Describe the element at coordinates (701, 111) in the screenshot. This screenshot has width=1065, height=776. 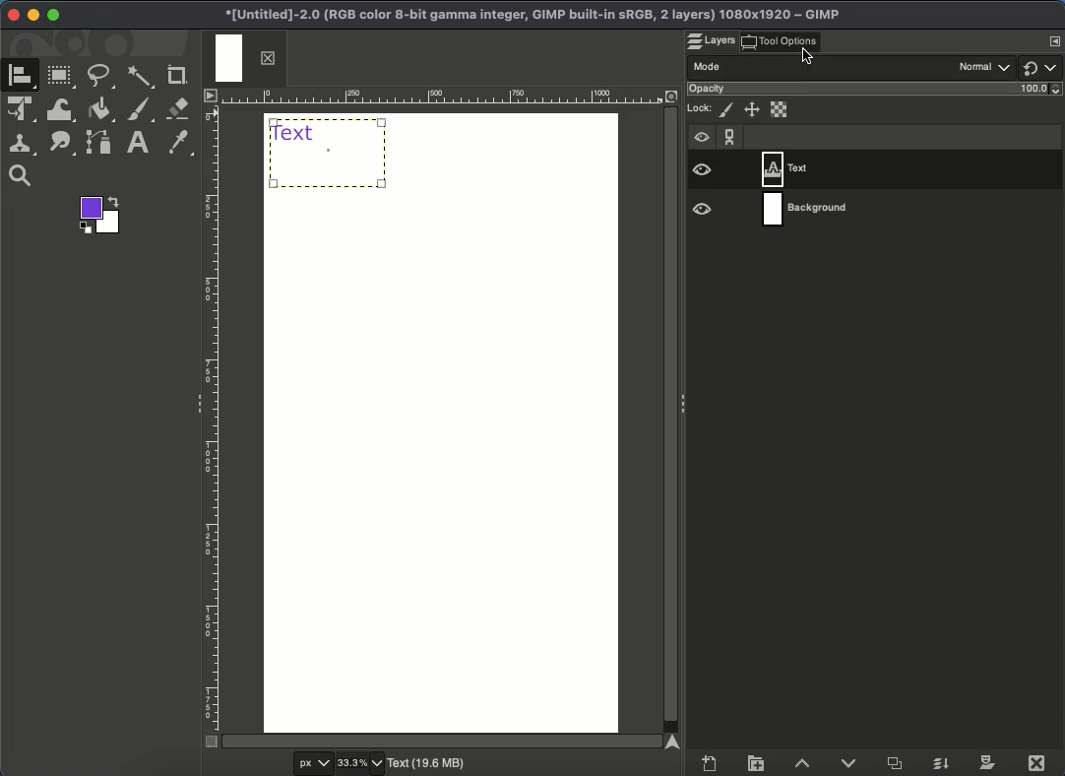
I see `Lock` at that location.